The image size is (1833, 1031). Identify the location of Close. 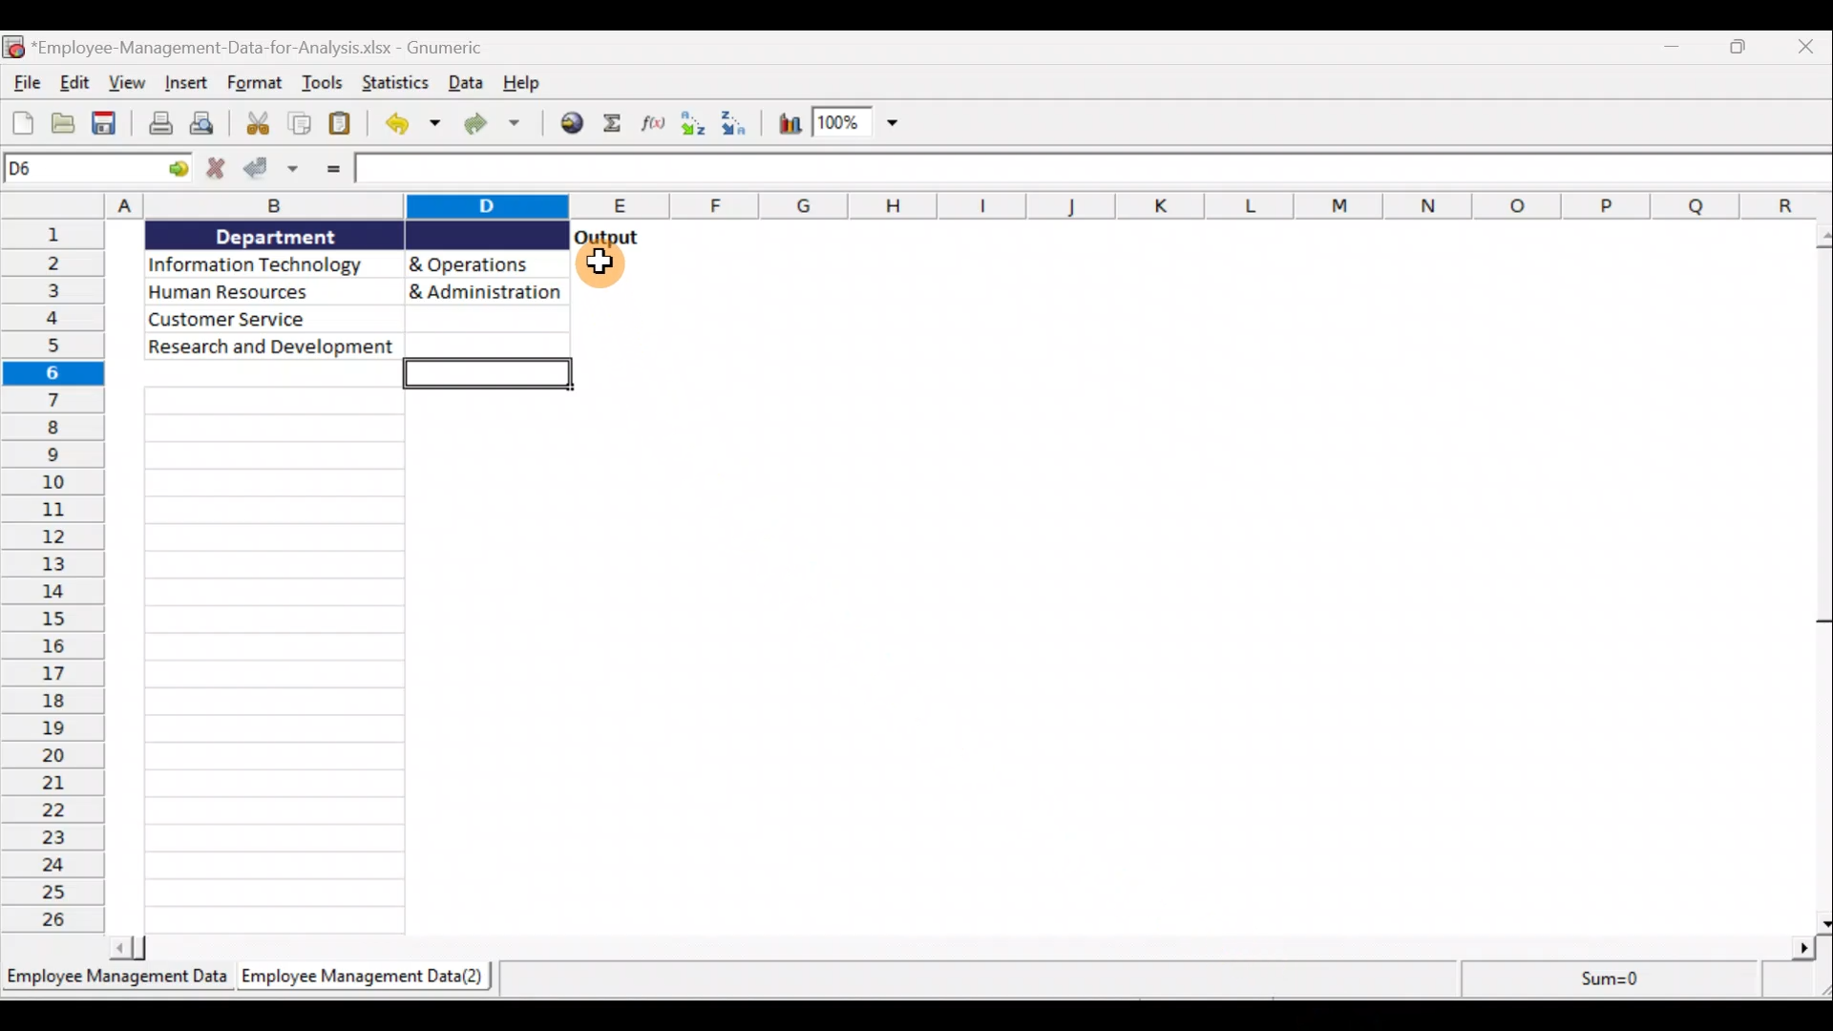
(1804, 51).